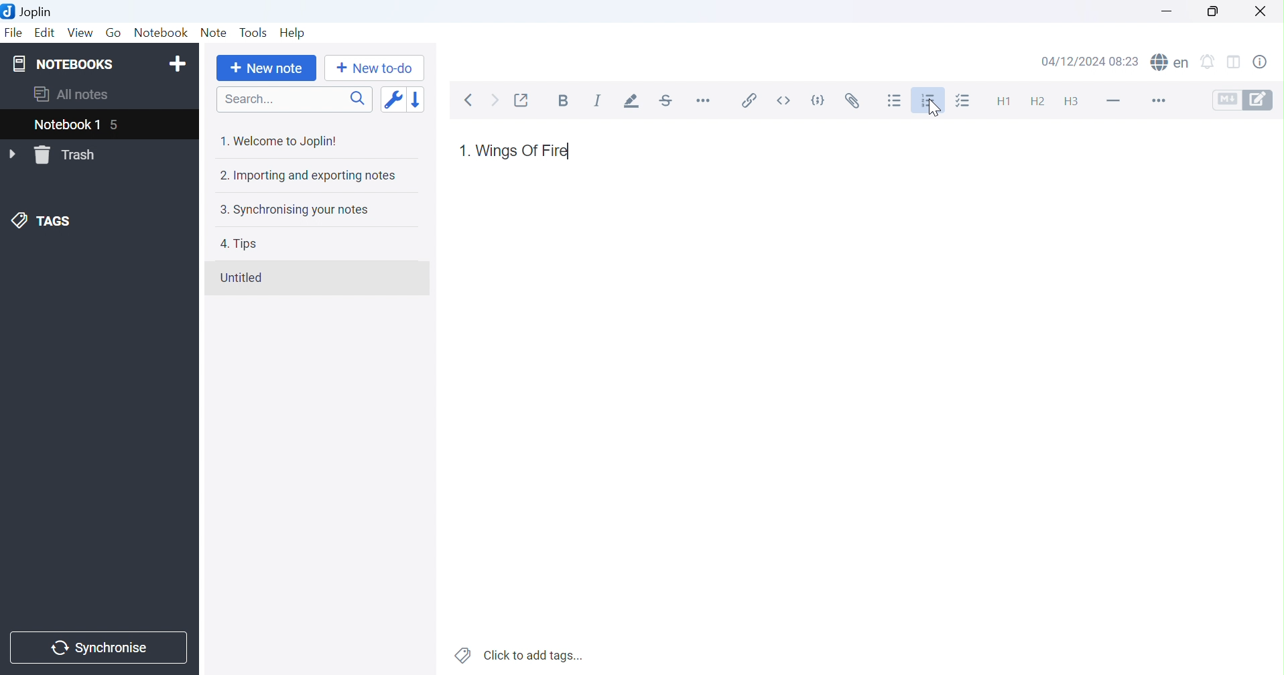 Image resolution: width=1284 pixels, height=675 pixels. Describe the element at coordinates (1168, 11) in the screenshot. I see `Minimize` at that location.